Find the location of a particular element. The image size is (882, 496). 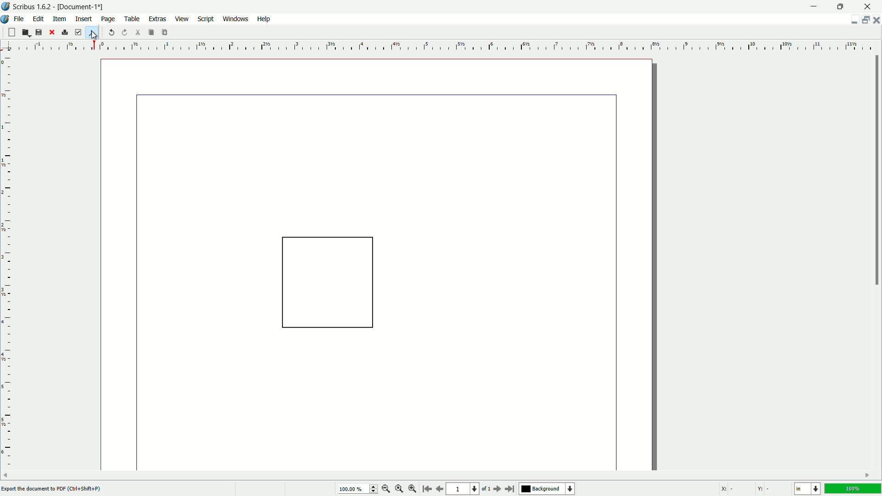

open file is located at coordinates (26, 32).